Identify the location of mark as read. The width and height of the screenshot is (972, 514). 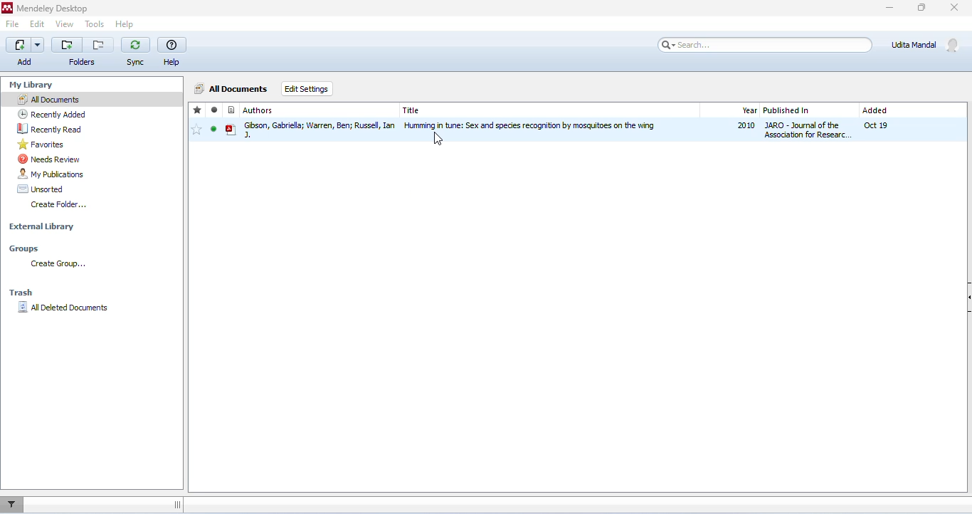
(214, 128).